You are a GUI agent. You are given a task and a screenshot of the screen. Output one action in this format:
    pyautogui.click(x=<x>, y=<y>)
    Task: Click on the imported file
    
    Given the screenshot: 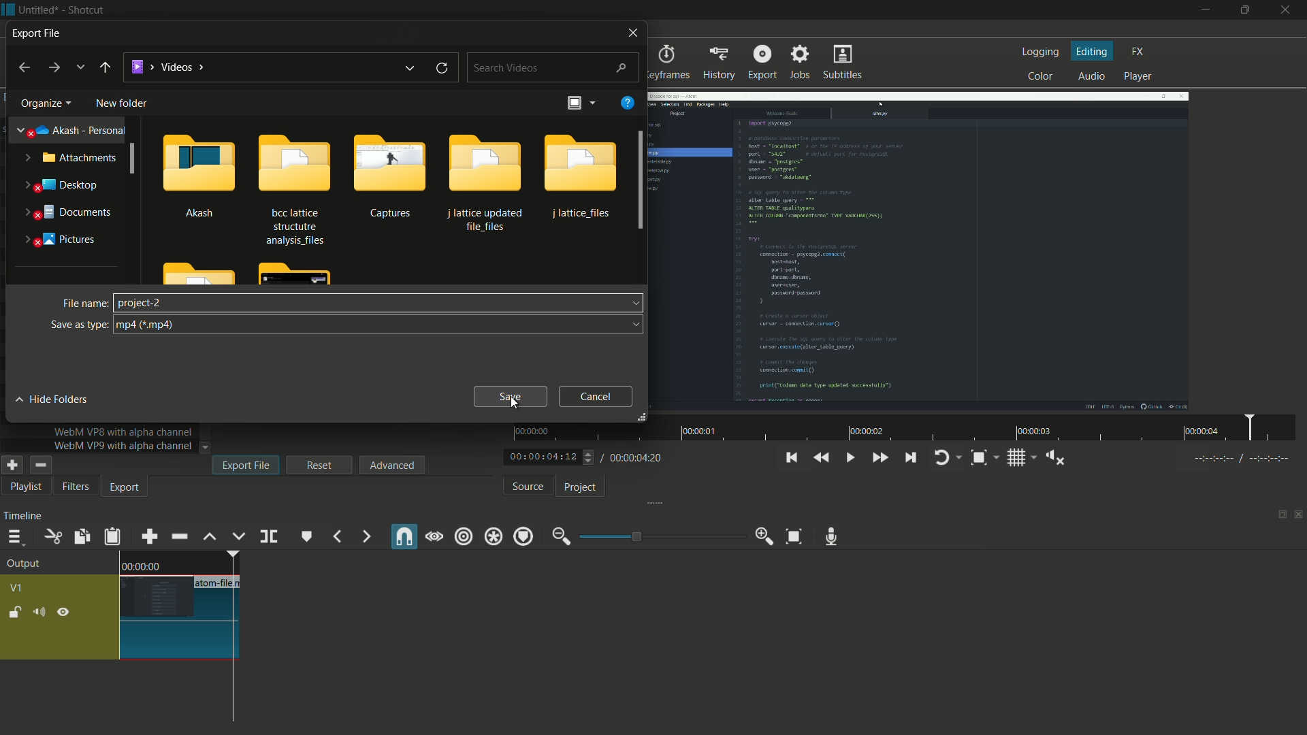 What is the action you would take?
    pyautogui.click(x=918, y=252)
    